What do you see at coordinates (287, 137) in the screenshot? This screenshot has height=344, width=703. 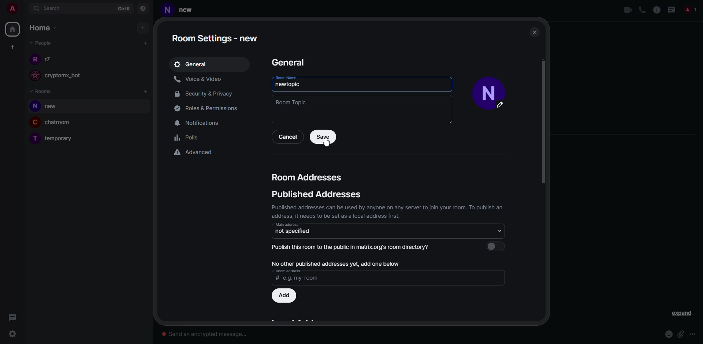 I see `cancel` at bounding box center [287, 137].